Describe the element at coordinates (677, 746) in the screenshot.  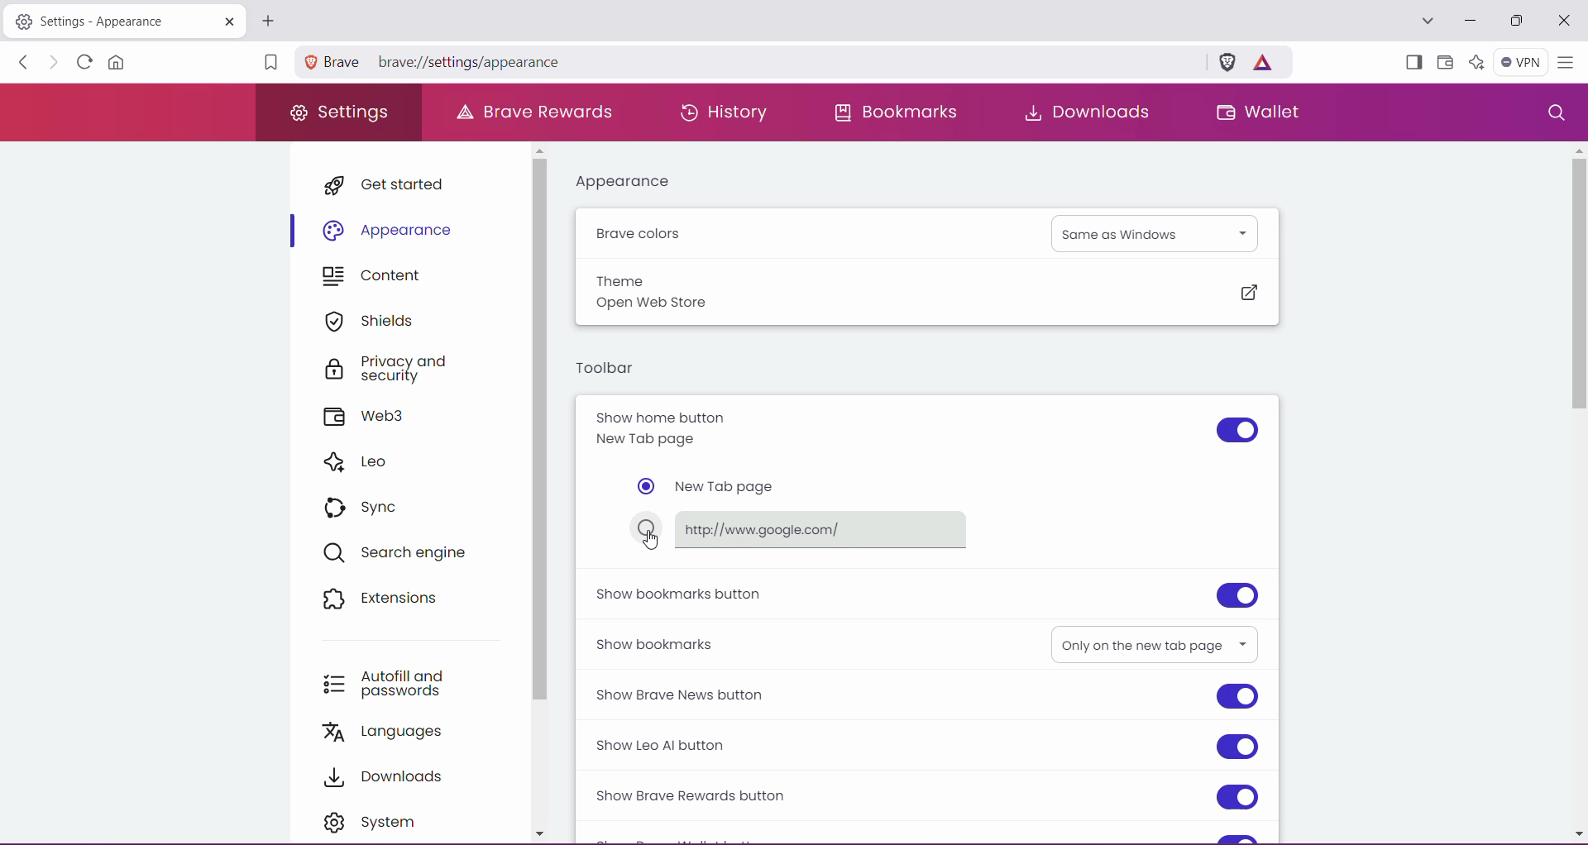
I see `Show Leo AI button` at that location.